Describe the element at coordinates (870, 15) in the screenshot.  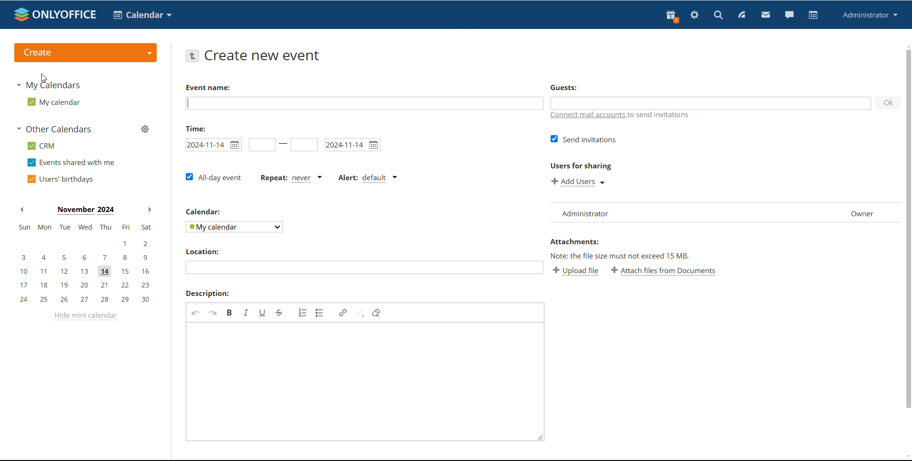
I see `profile` at that location.